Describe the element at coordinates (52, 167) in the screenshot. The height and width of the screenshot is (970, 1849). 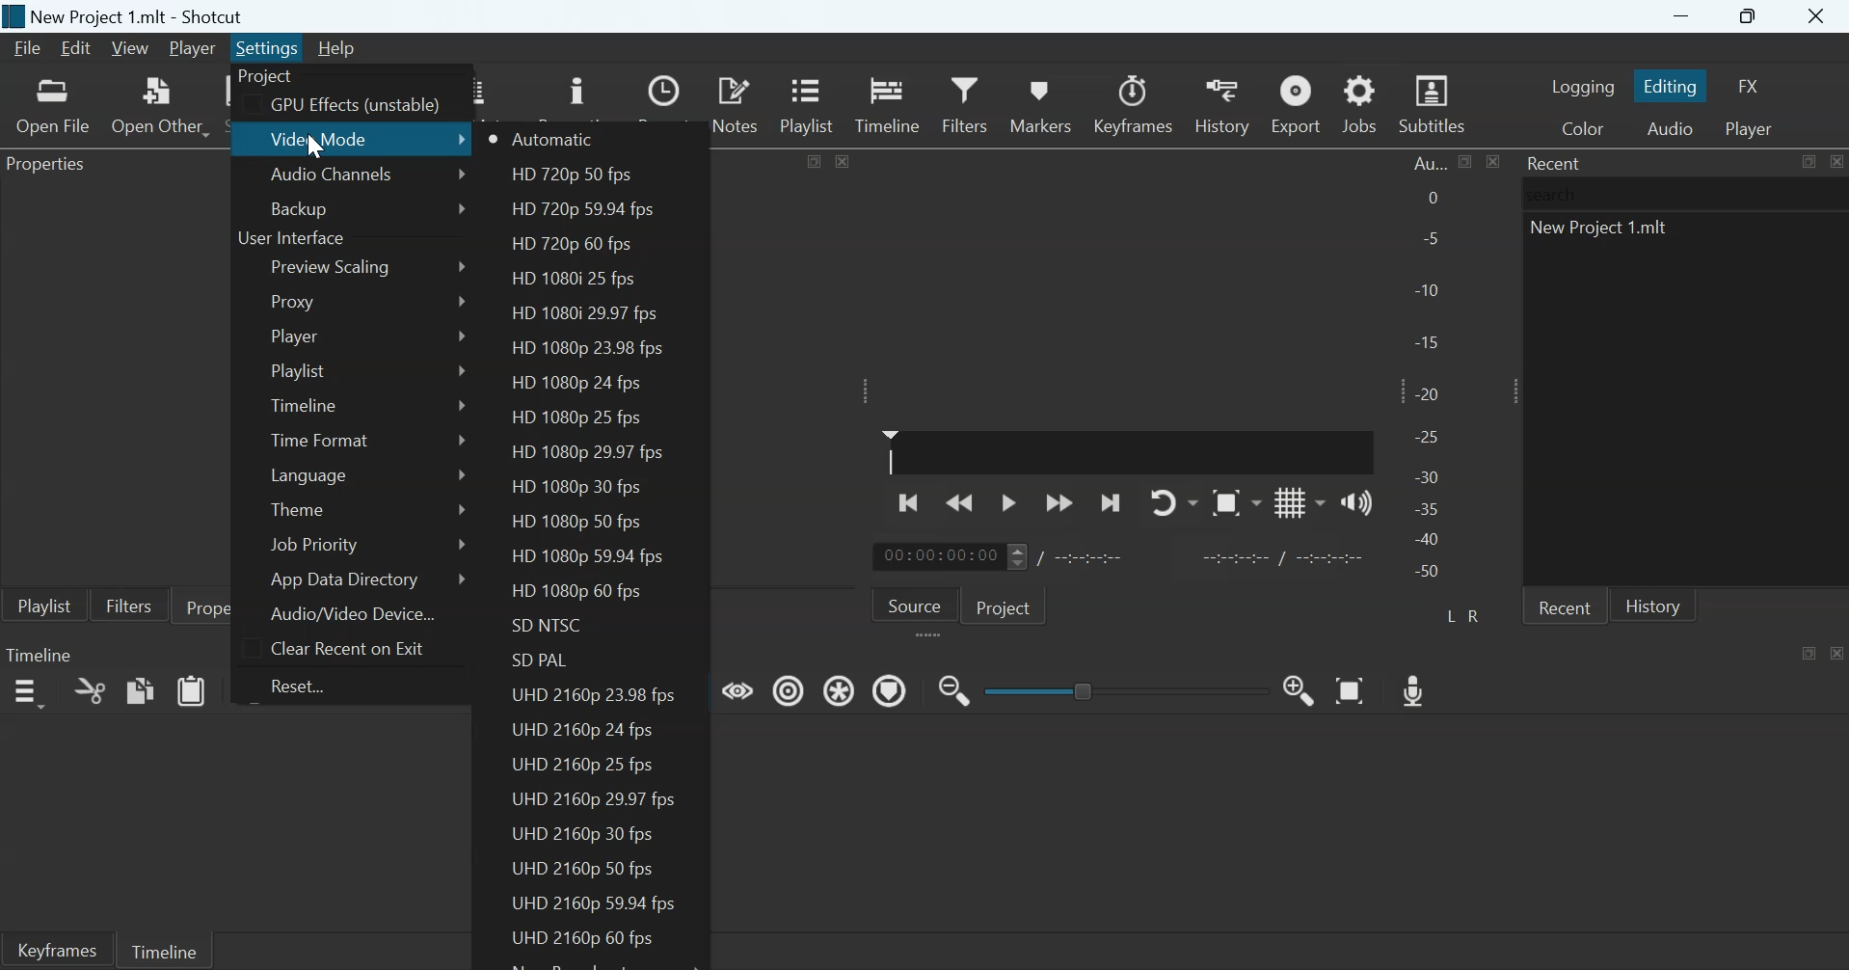
I see `Properties` at that location.